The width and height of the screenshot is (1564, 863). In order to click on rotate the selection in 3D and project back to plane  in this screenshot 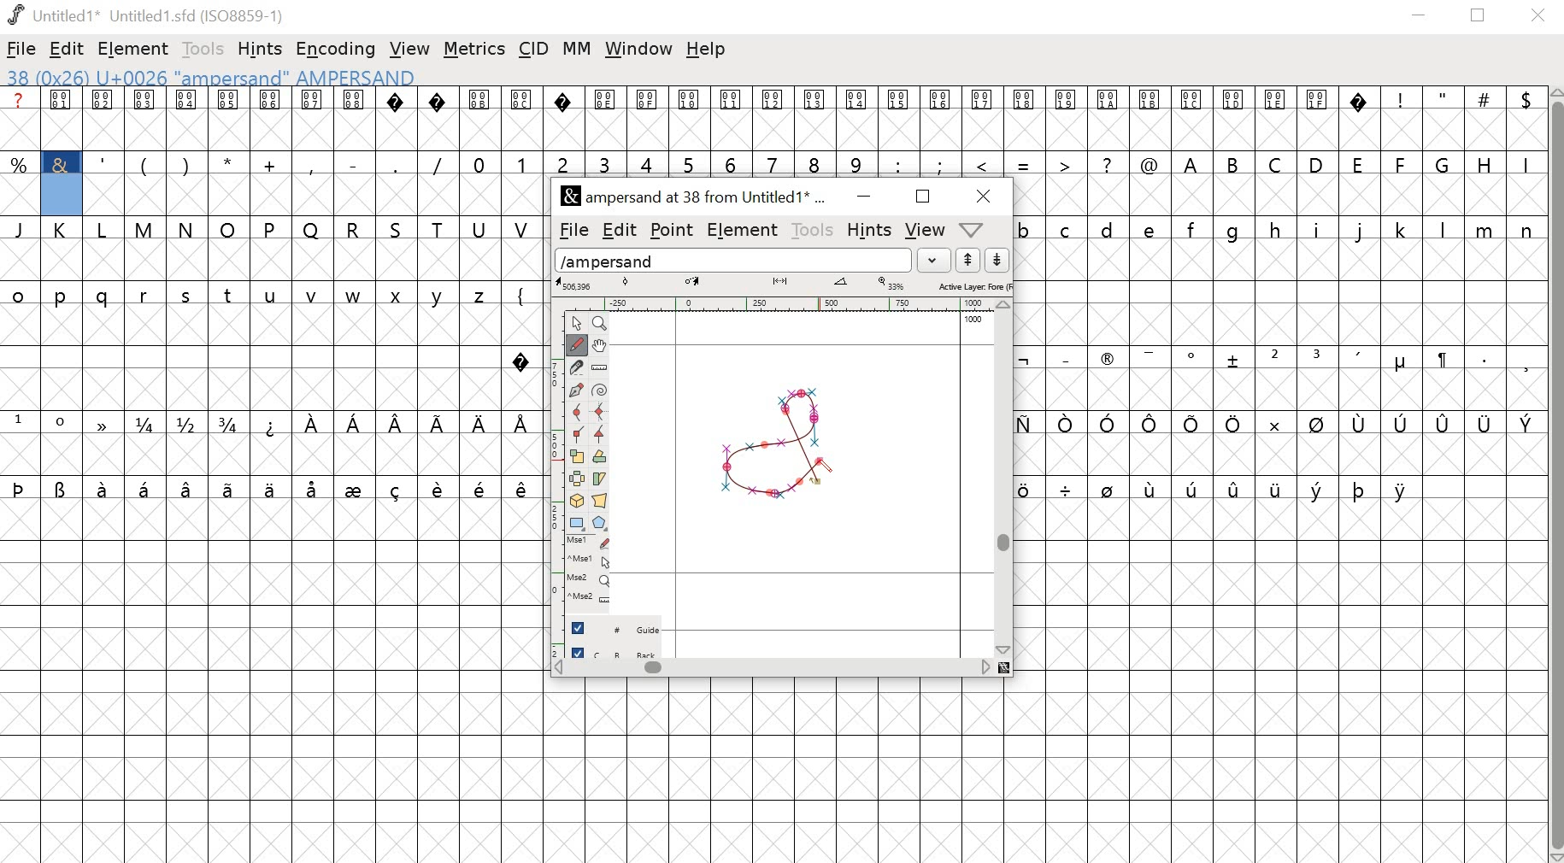, I will do `click(578, 501)`.